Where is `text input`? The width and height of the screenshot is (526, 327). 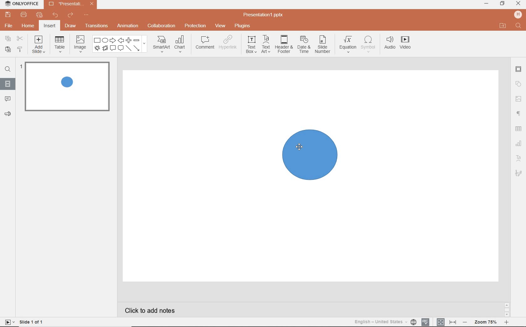 text input is located at coordinates (518, 26).